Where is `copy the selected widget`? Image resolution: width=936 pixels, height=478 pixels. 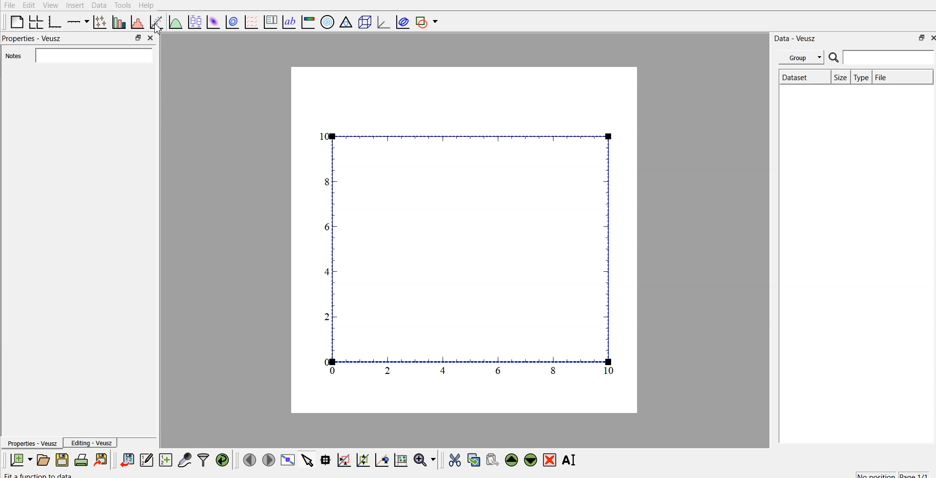 copy the selected widget is located at coordinates (474, 461).